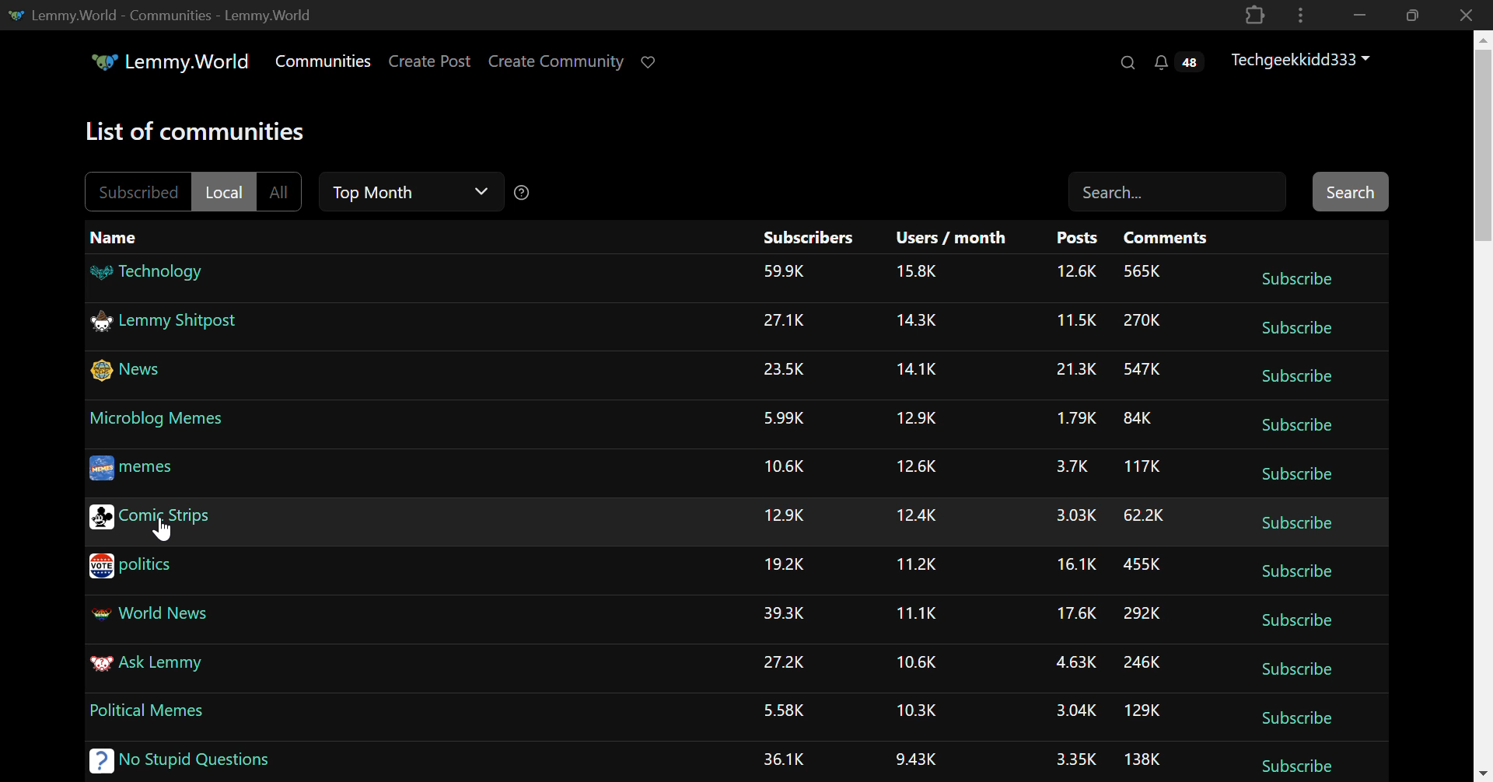 The width and height of the screenshot is (1493, 782). I want to click on 138K, so click(1143, 758).